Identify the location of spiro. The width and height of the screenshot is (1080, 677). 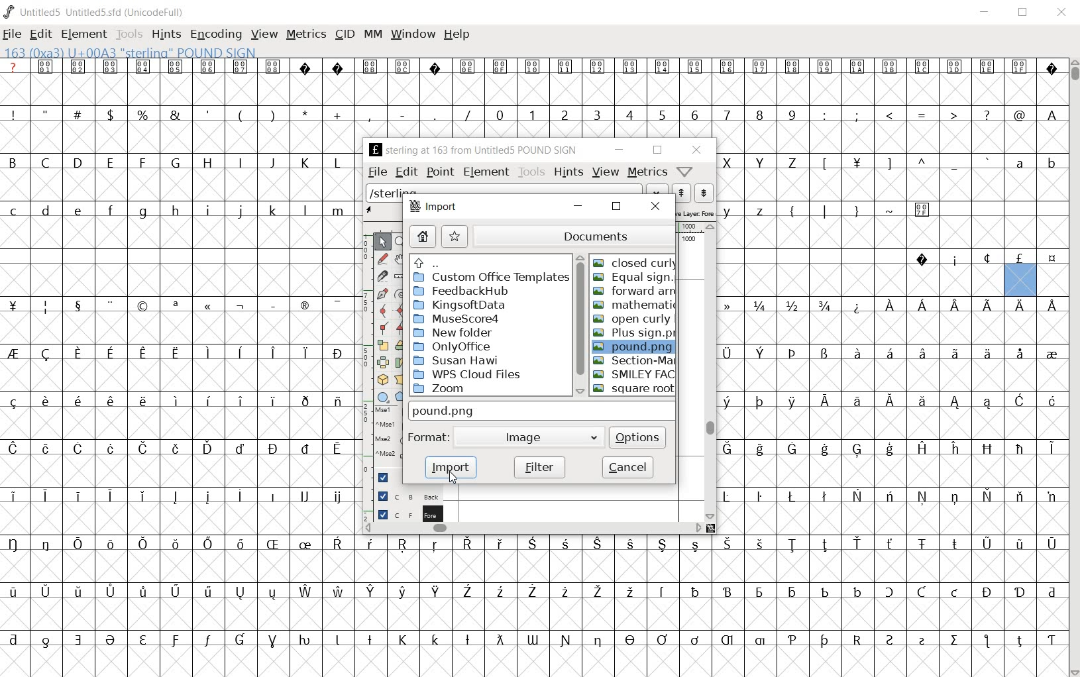
(400, 293).